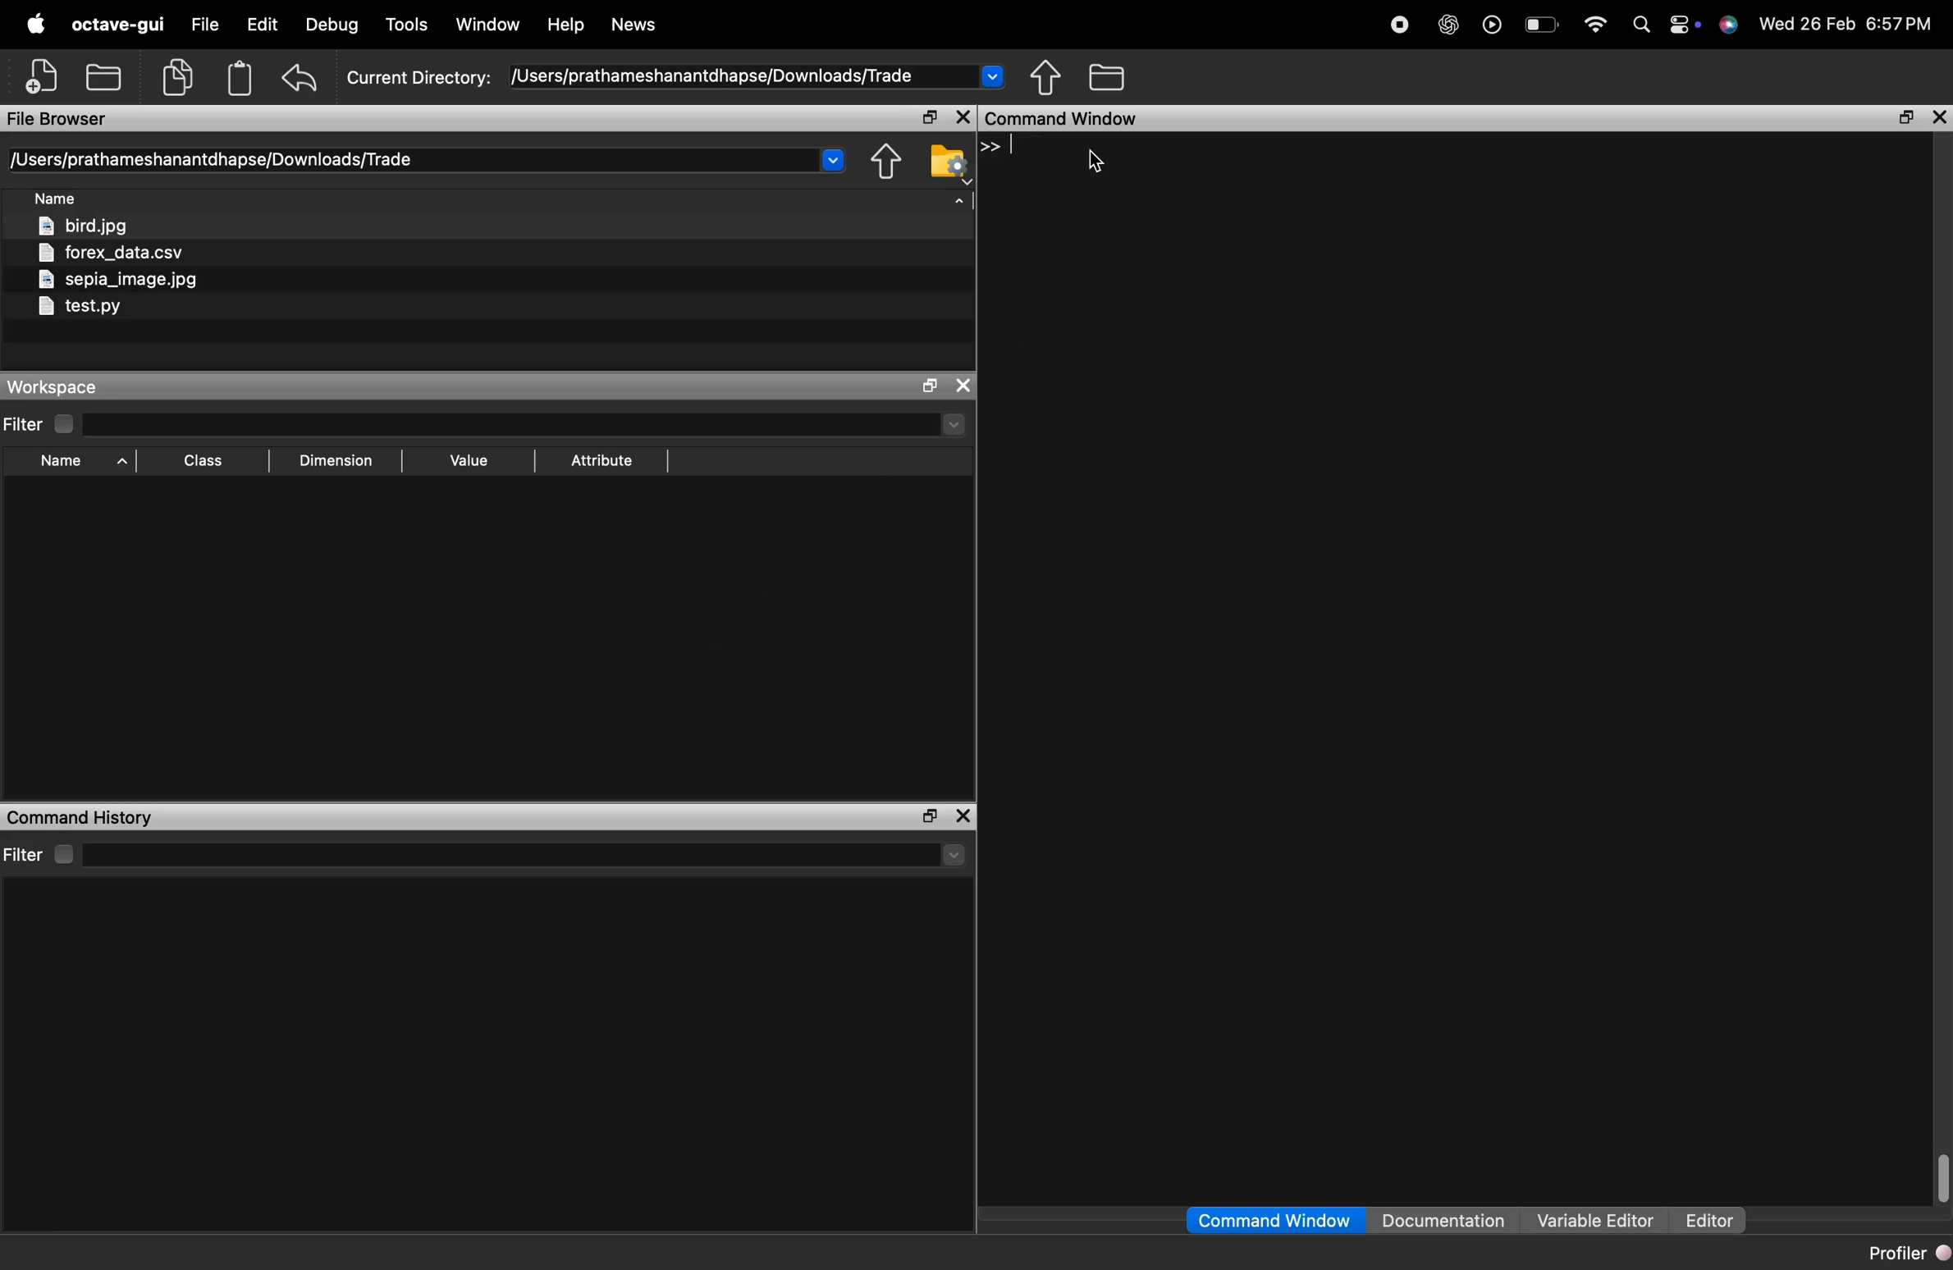 This screenshot has height=1270, width=1953. Describe the element at coordinates (526, 855) in the screenshot. I see `select directory` at that location.